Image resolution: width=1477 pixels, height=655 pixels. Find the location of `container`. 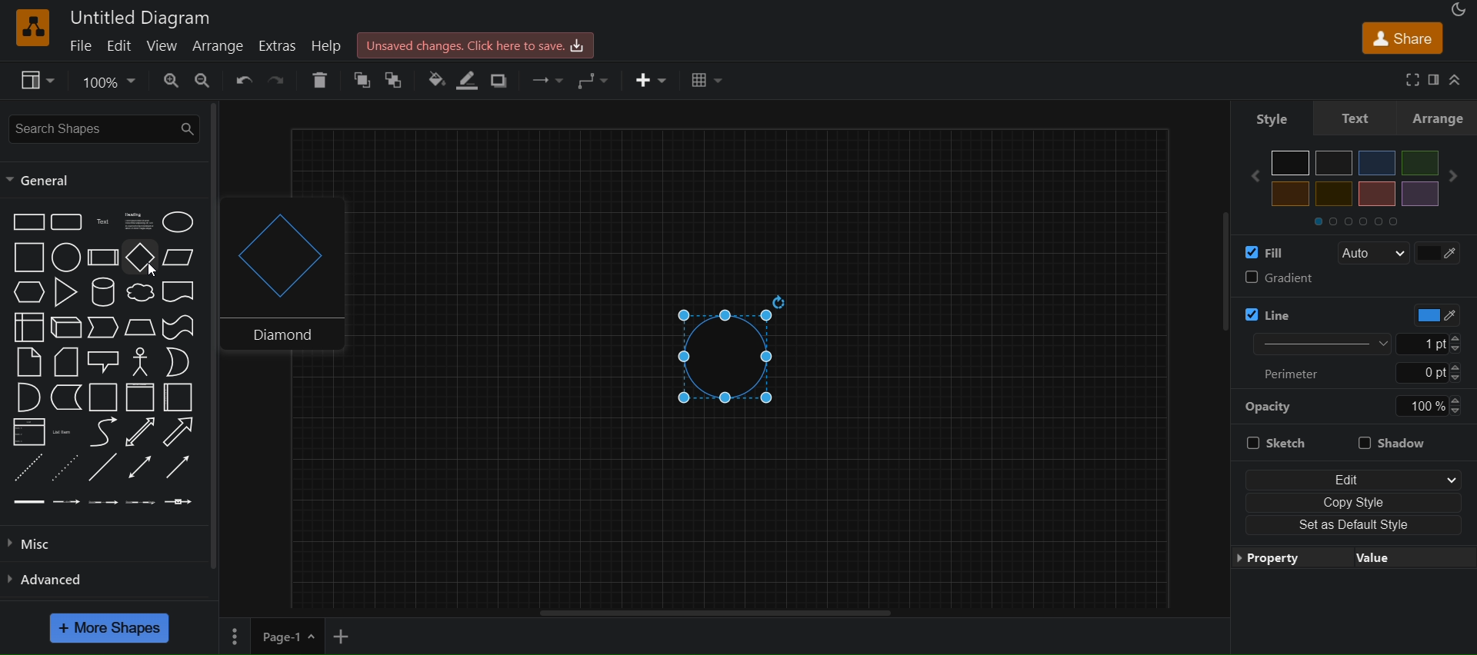

container is located at coordinates (105, 398).